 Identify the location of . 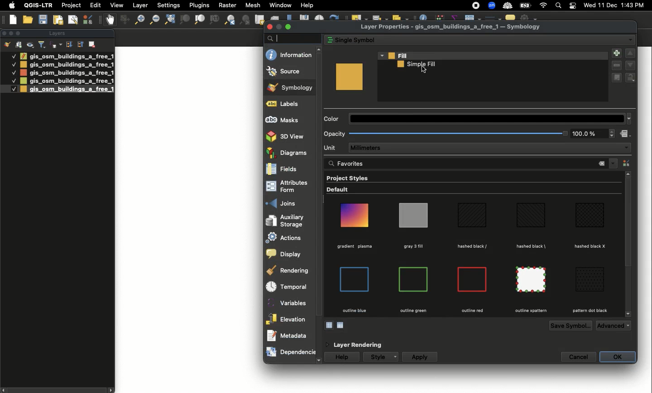
(354, 216).